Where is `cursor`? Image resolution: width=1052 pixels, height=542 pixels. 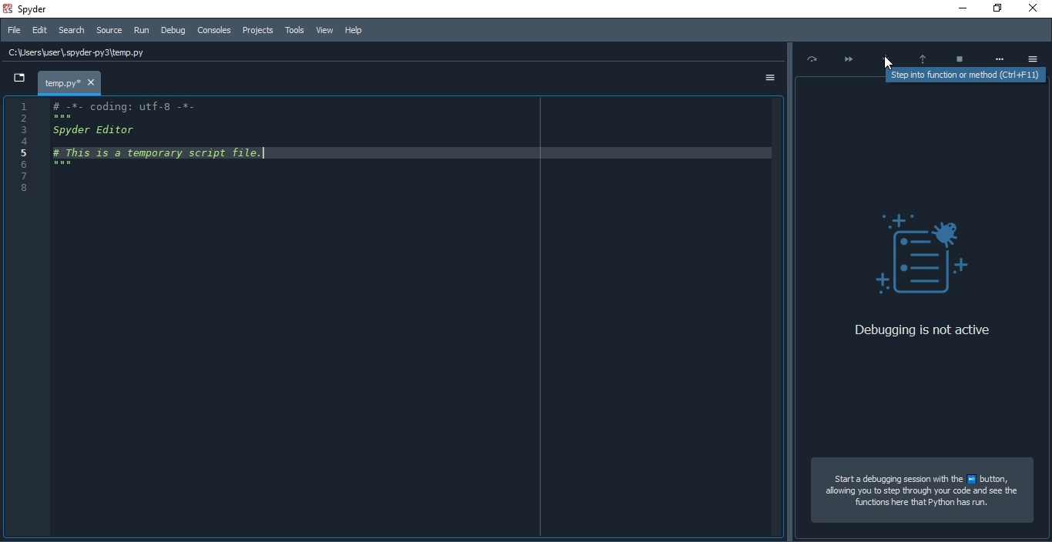 cursor is located at coordinates (888, 62).